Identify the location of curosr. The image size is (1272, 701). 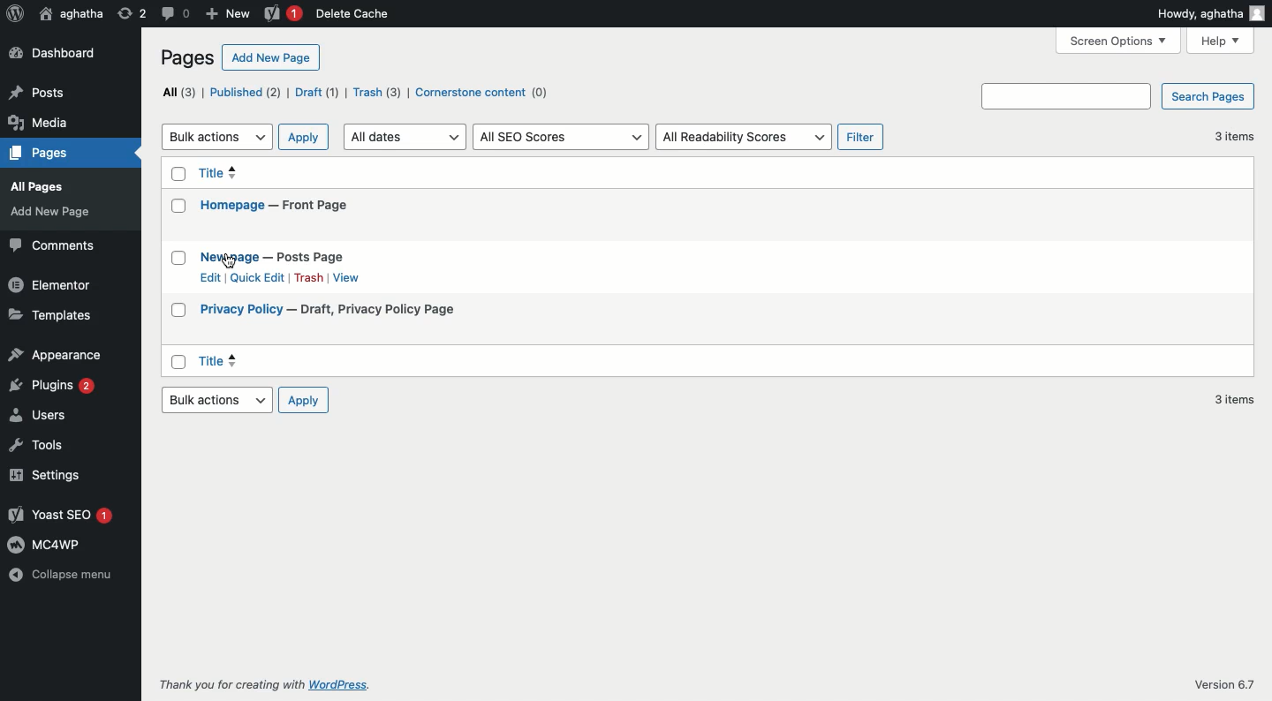
(231, 260).